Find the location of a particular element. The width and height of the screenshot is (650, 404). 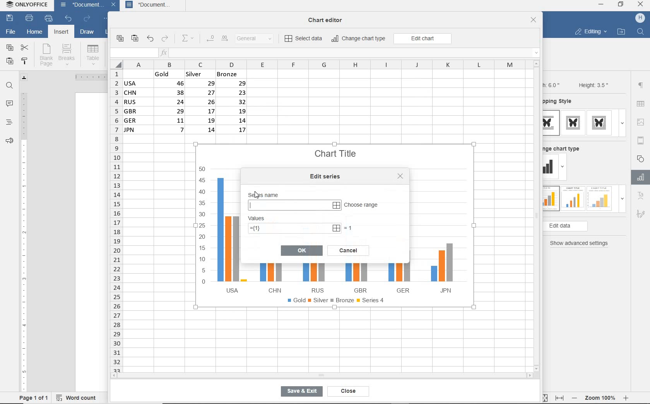

dropdown is located at coordinates (564, 168).